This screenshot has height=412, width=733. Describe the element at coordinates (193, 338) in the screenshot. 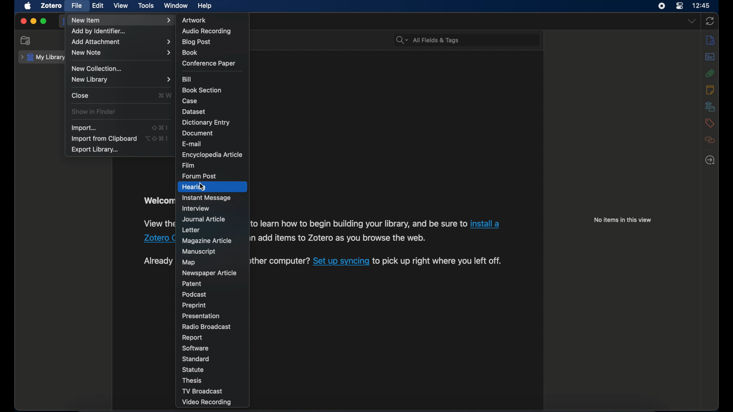

I see `report` at that location.